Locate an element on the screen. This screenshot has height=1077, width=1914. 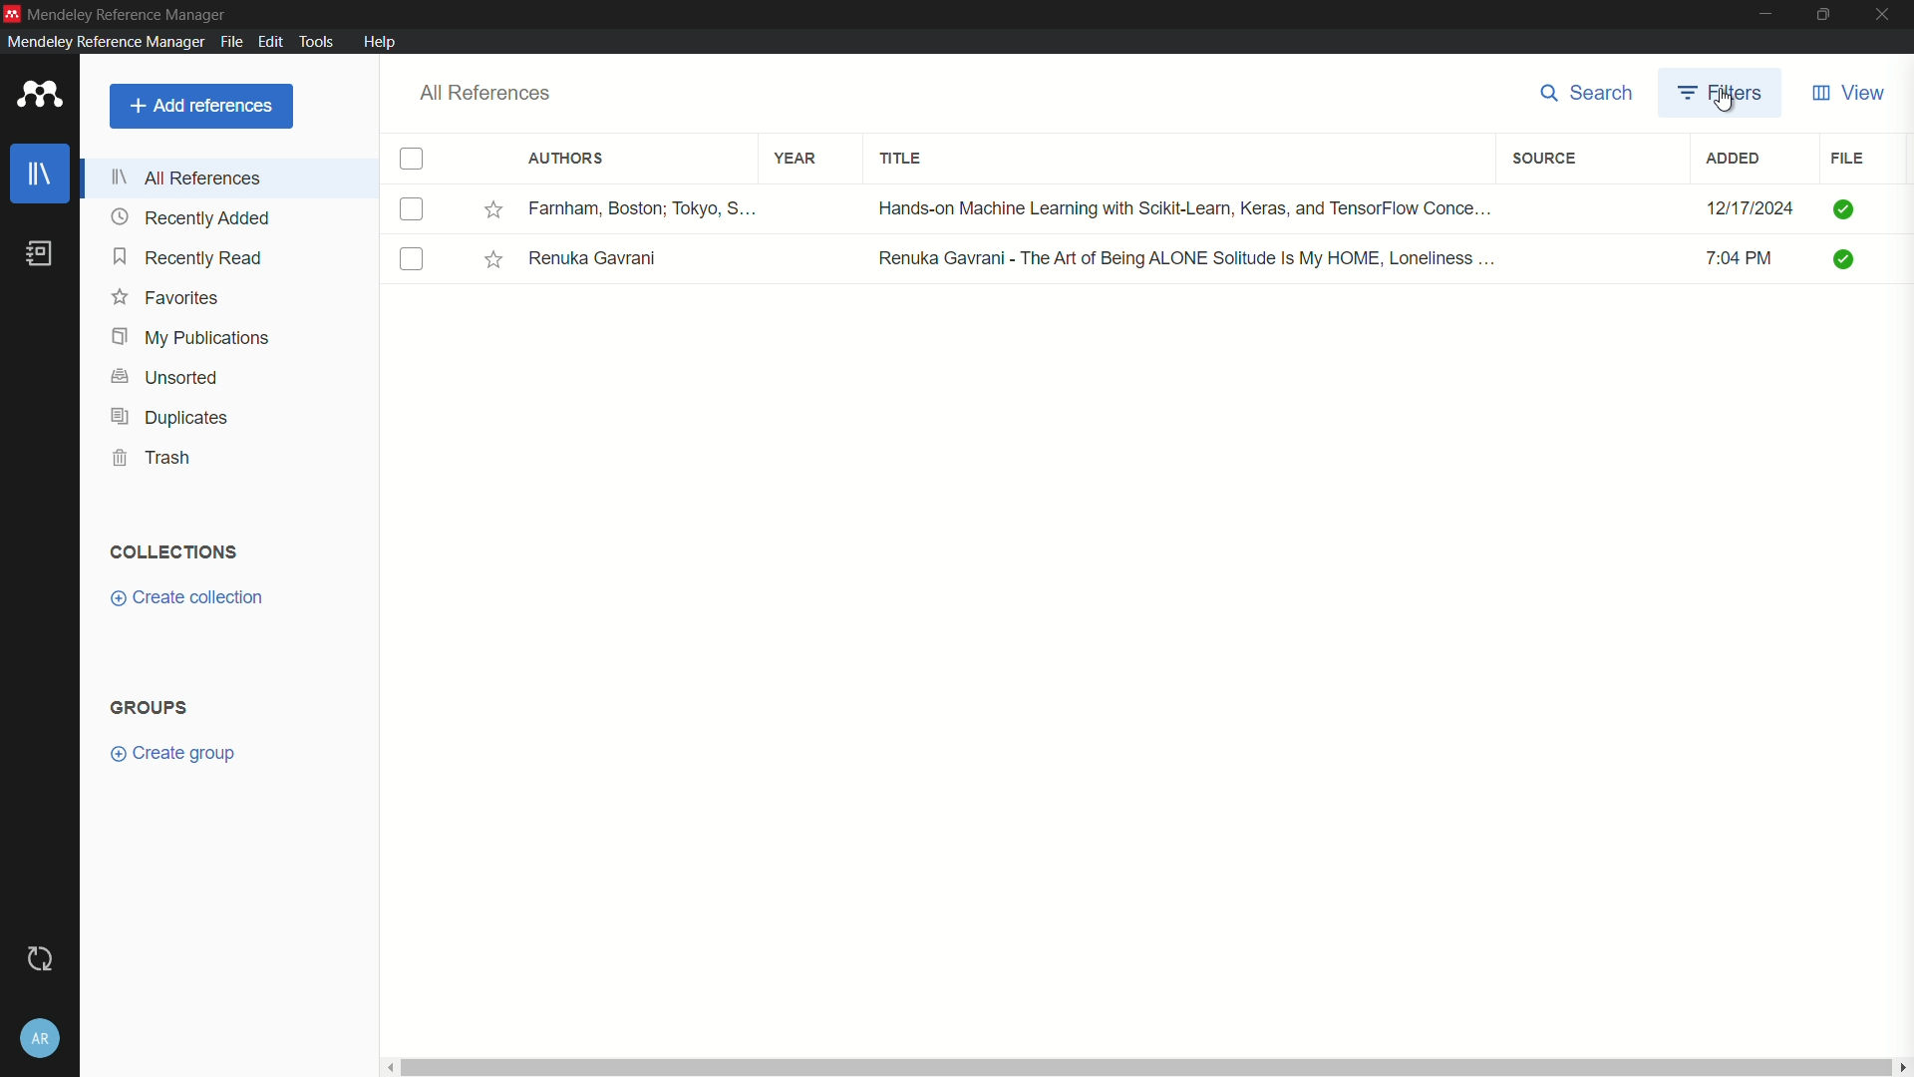
Checked symbol is located at coordinates (1844, 259).